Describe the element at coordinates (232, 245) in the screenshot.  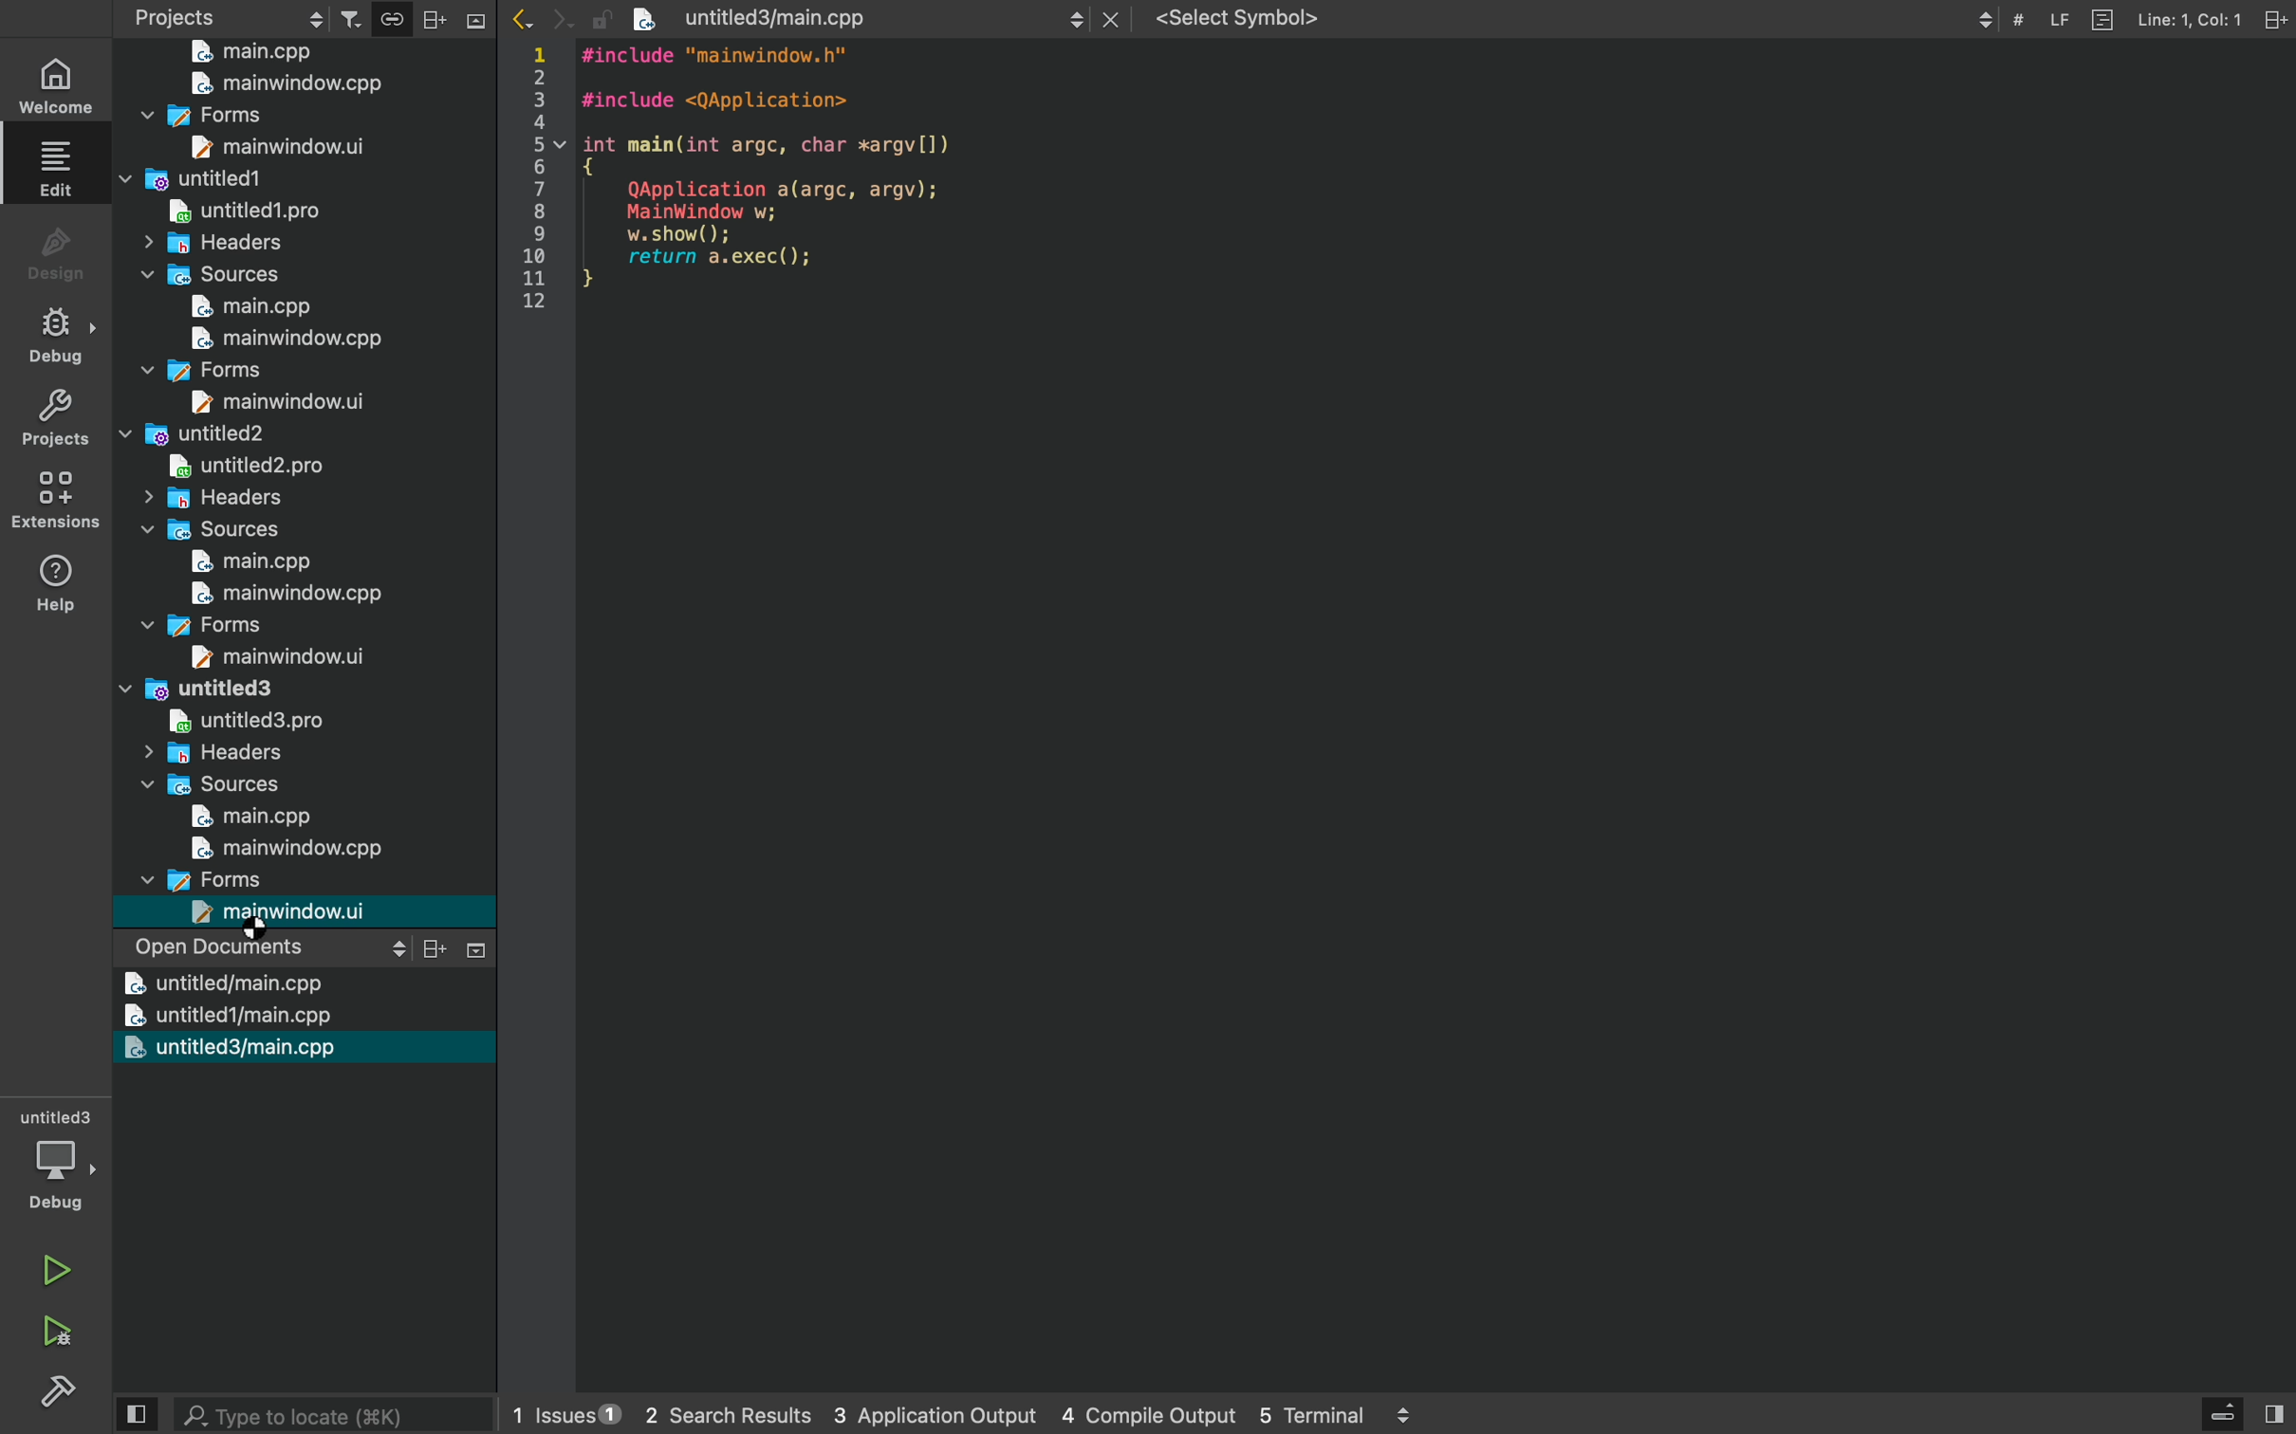
I see `untitled` at that location.